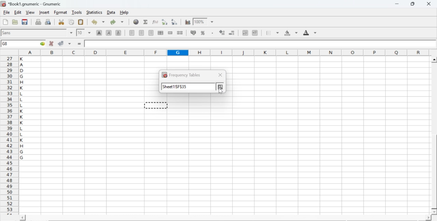 This screenshot has width=437, height=221. I want to click on format, so click(61, 12).